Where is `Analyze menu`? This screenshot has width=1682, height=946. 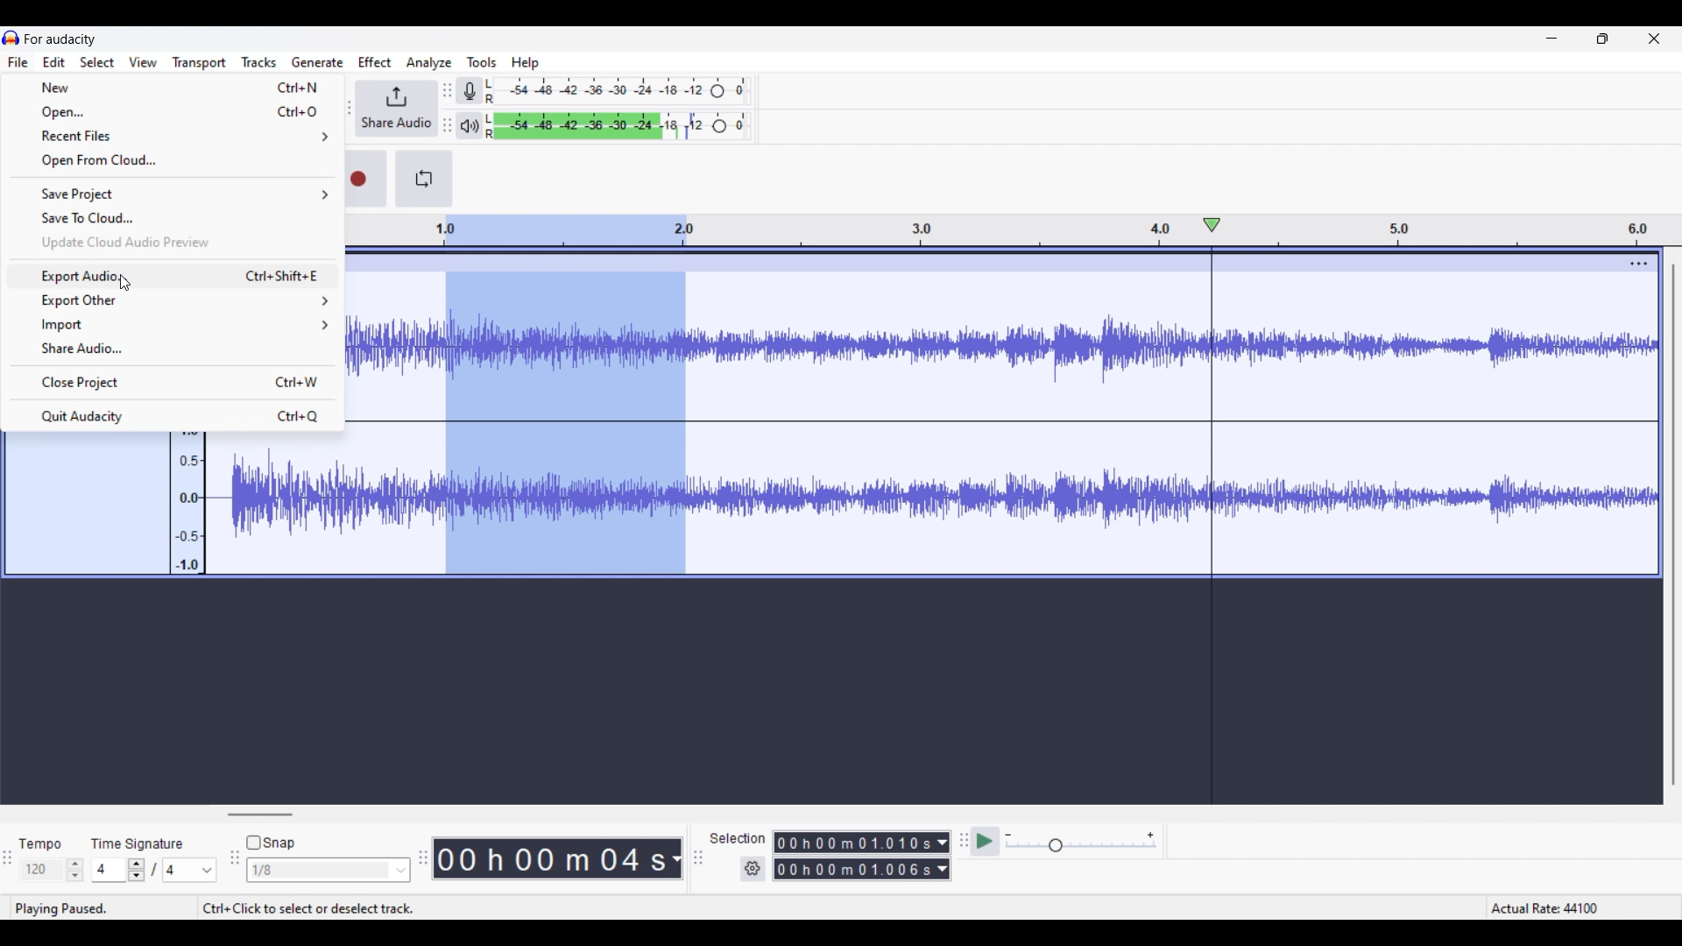 Analyze menu is located at coordinates (428, 63).